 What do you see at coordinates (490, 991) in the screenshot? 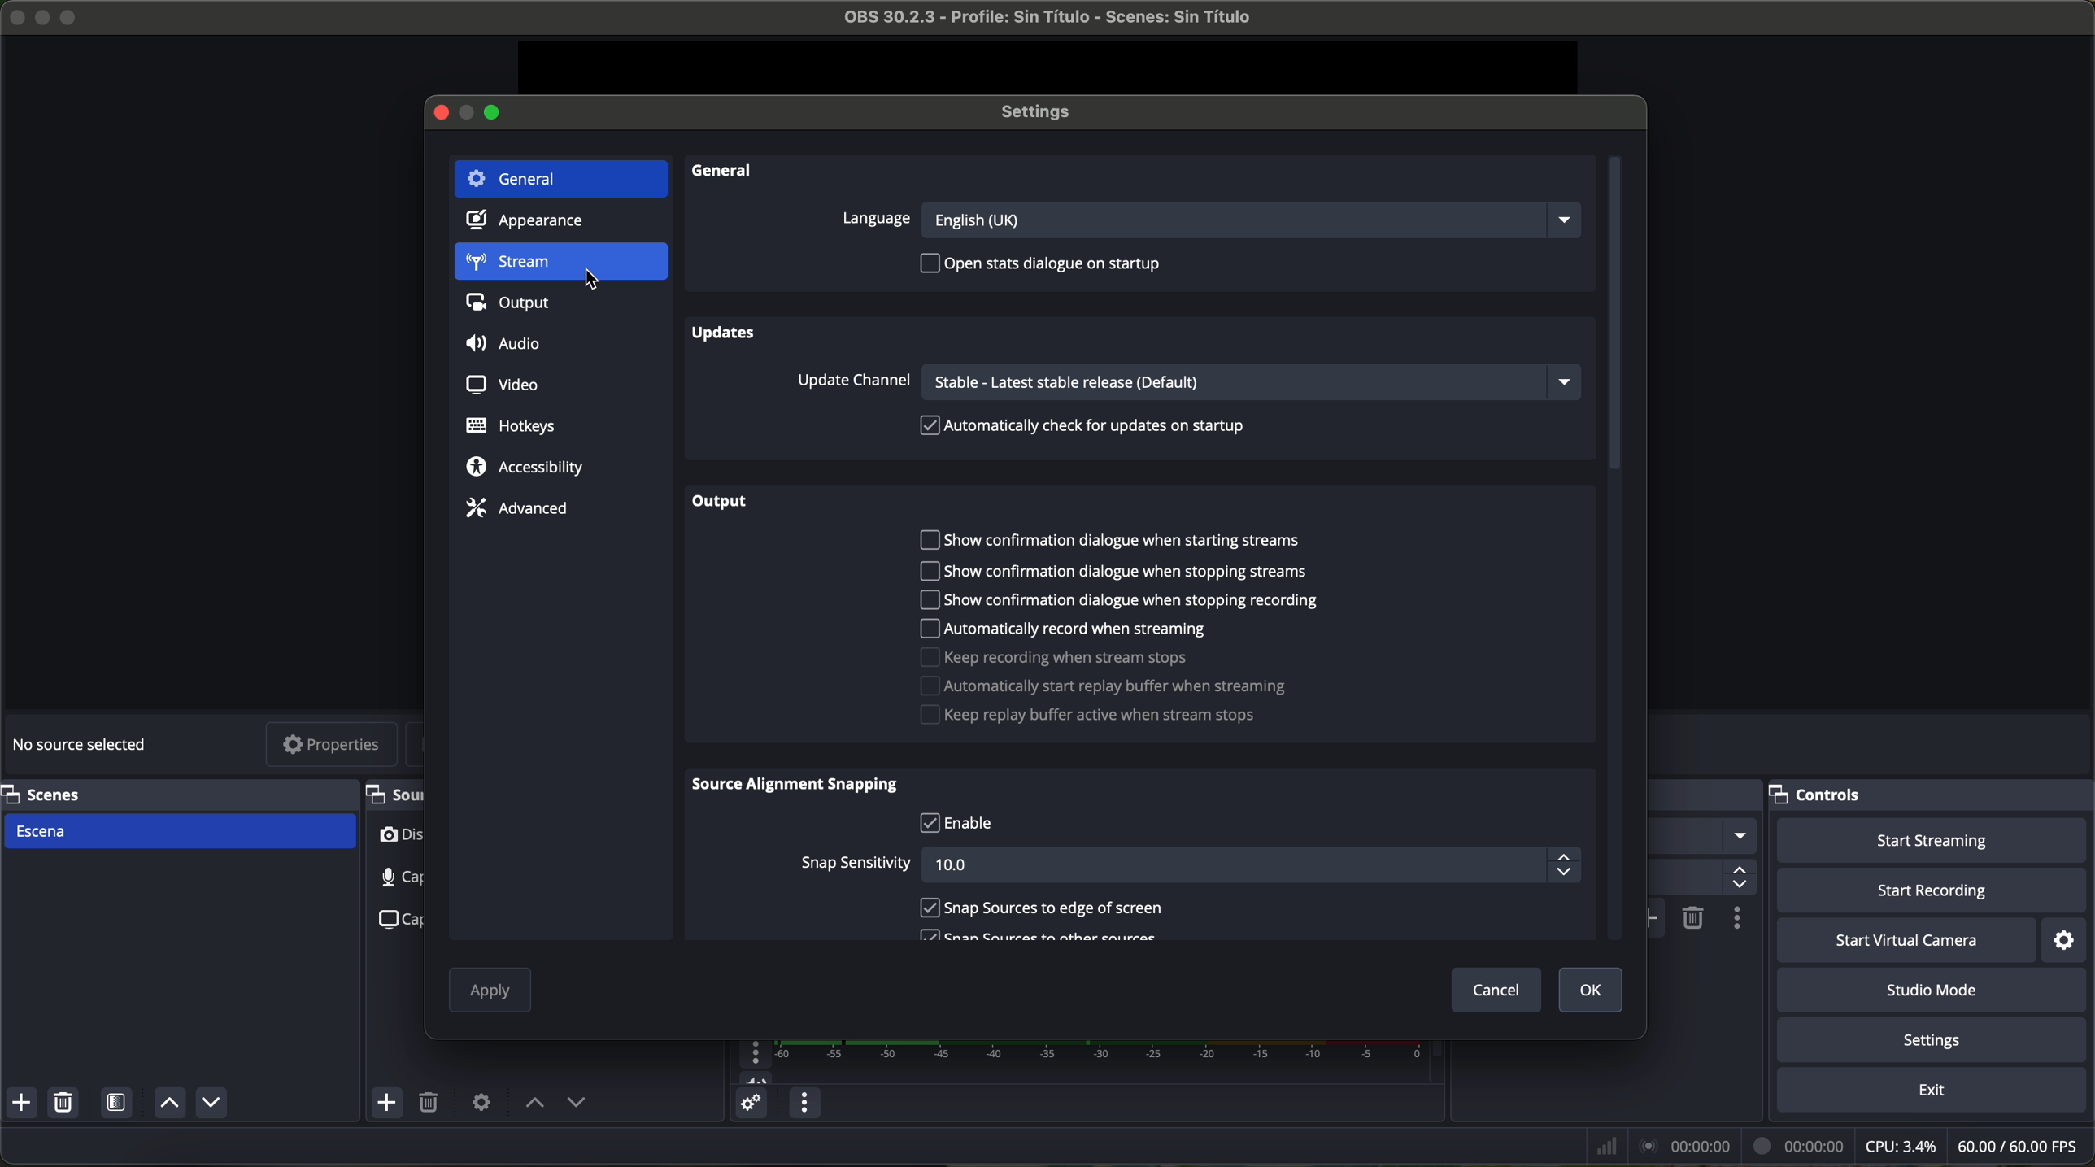
I see `disable apply button` at bounding box center [490, 991].